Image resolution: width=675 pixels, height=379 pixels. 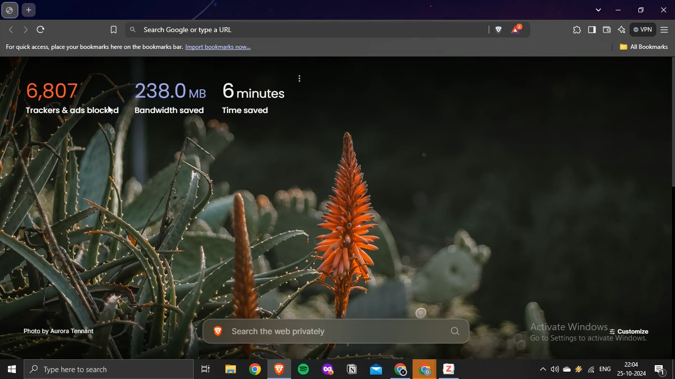 What do you see at coordinates (620, 9) in the screenshot?
I see `minimize` at bounding box center [620, 9].